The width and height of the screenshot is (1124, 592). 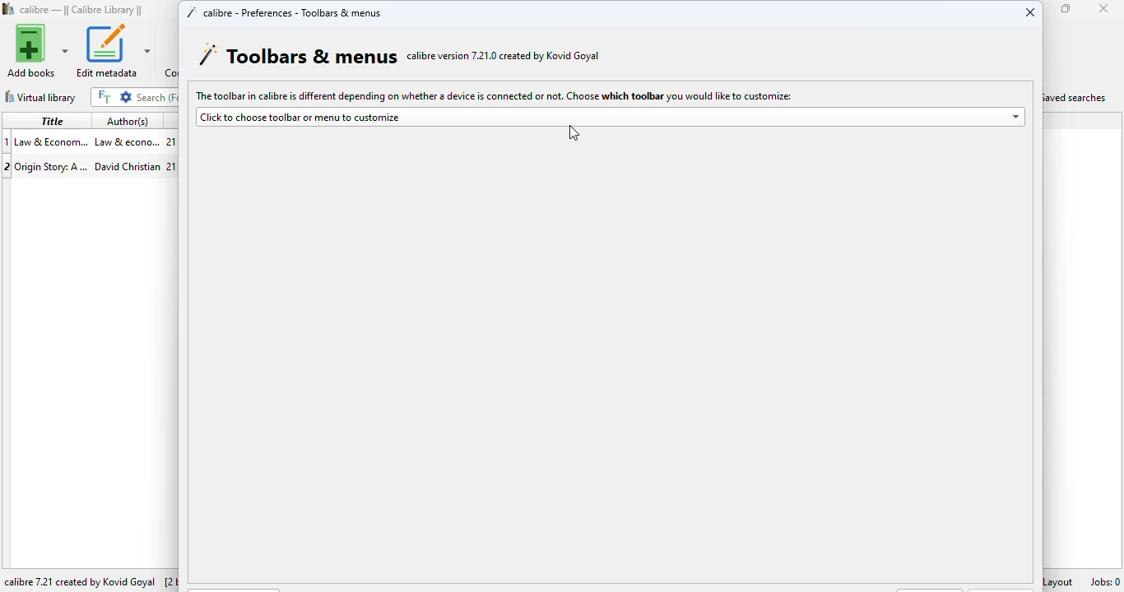 What do you see at coordinates (52, 120) in the screenshot?
I see `title` at bounding box center [52, 120].